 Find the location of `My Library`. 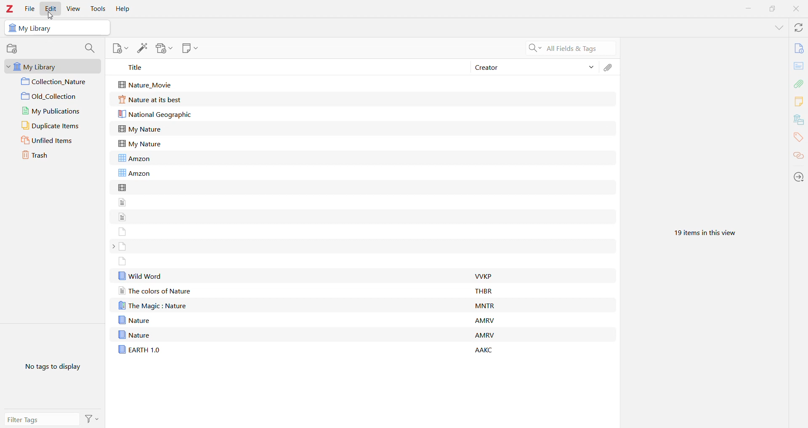

My Library is located at coordinates (38, 29).